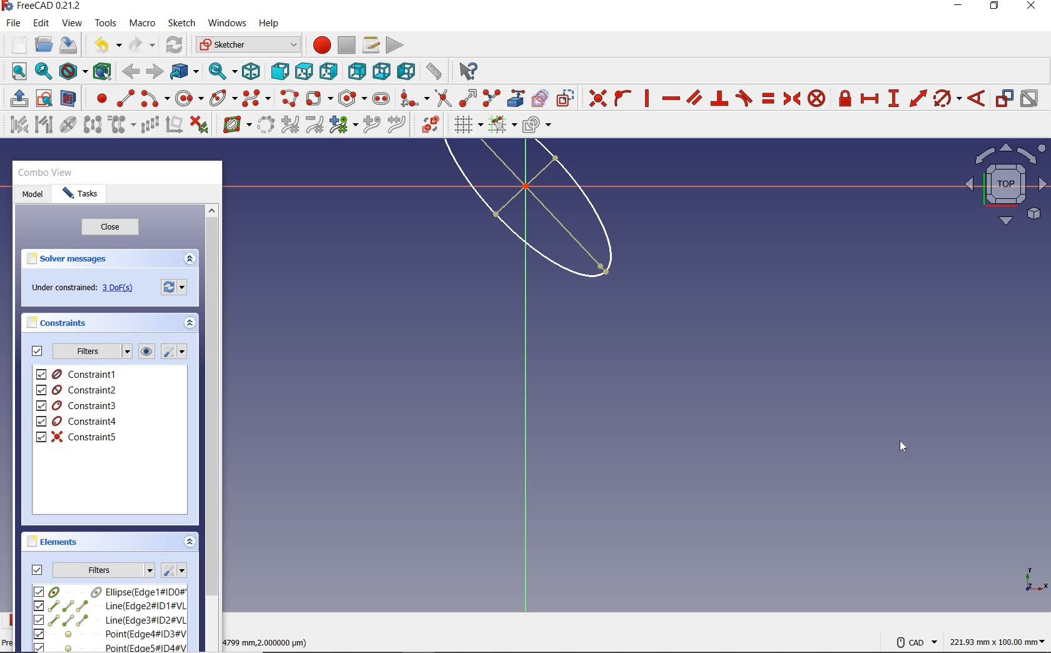 Image resolution: width=1051 pixels, height=653 pixels. What do you see at coordinates (541, 97) in the screenshot?
I see `create carbon copy` at bounding box center [541, 97].